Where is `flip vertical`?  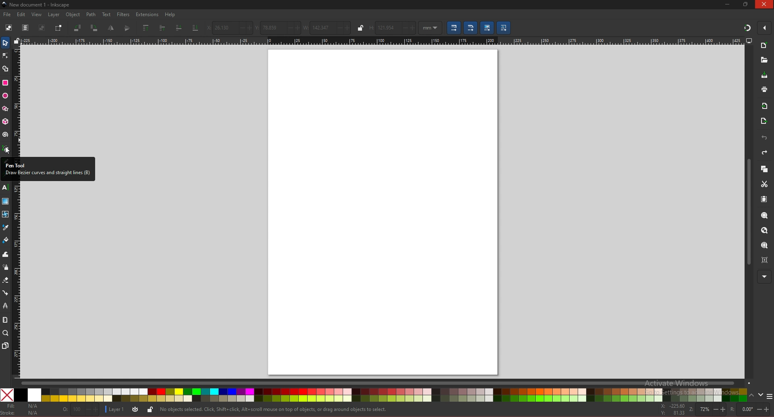 flip vertical is located at coordinates (128, 28).